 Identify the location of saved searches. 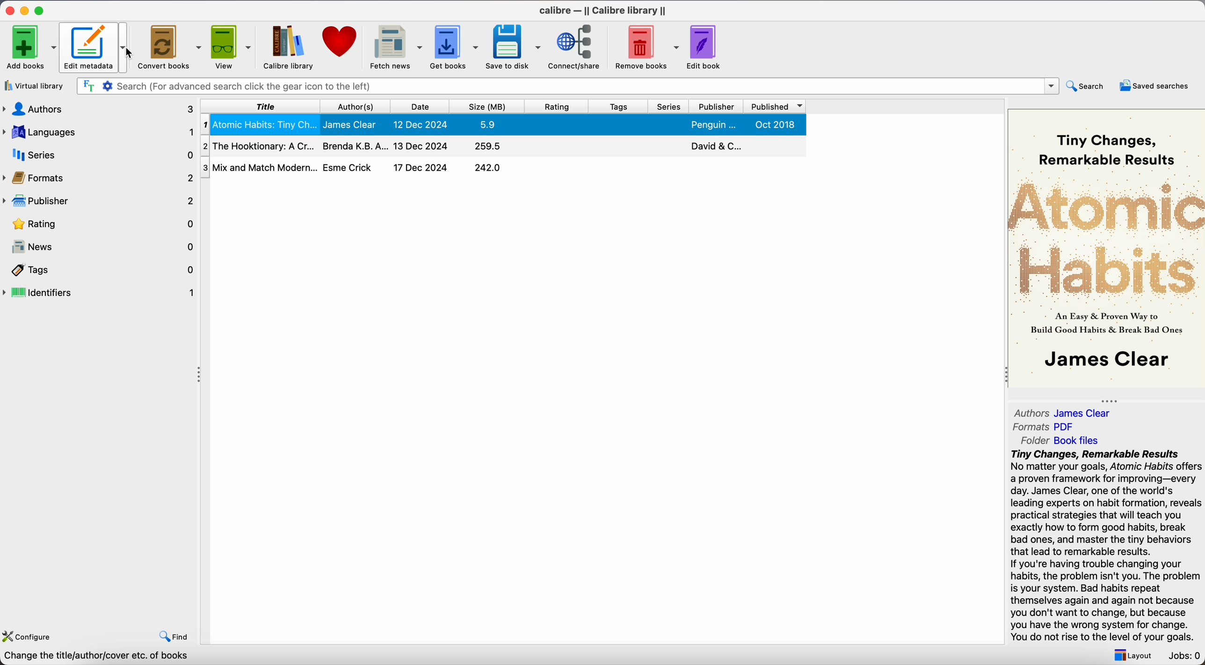
(1156, 87).